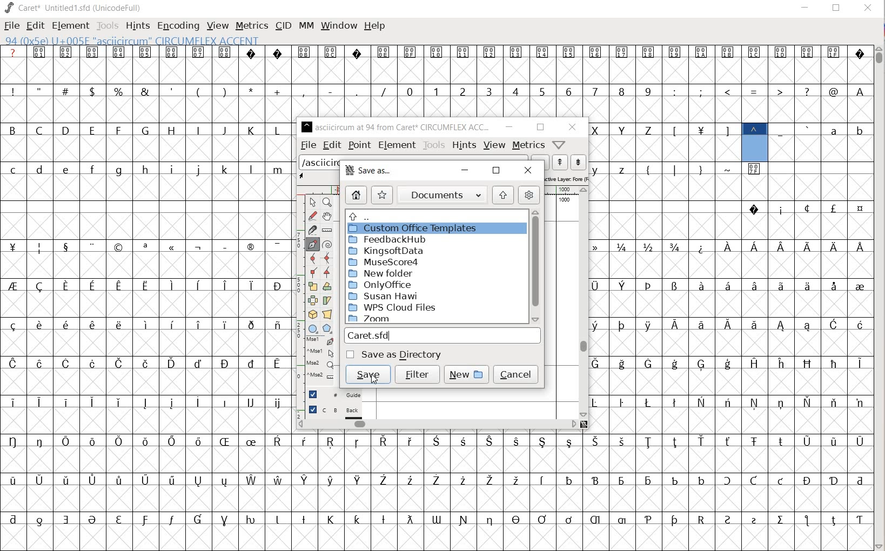  What do you see at coordinates (418, 375) in the screenshot?
I see `filter` at bounding box center [418, 375].